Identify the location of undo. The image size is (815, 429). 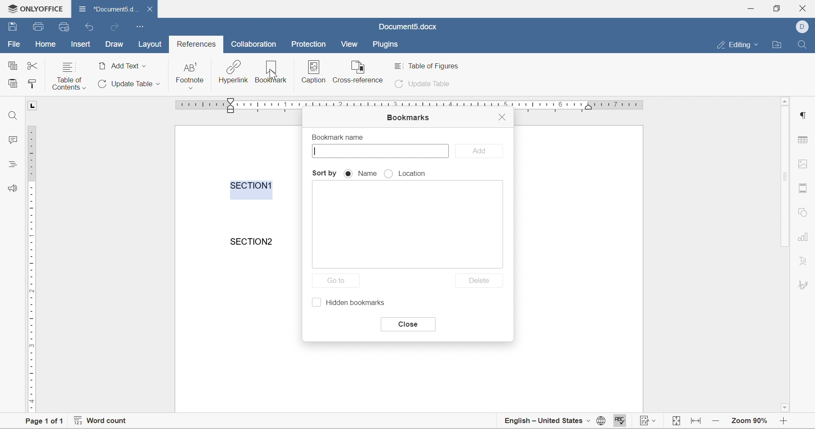
(90, 28).